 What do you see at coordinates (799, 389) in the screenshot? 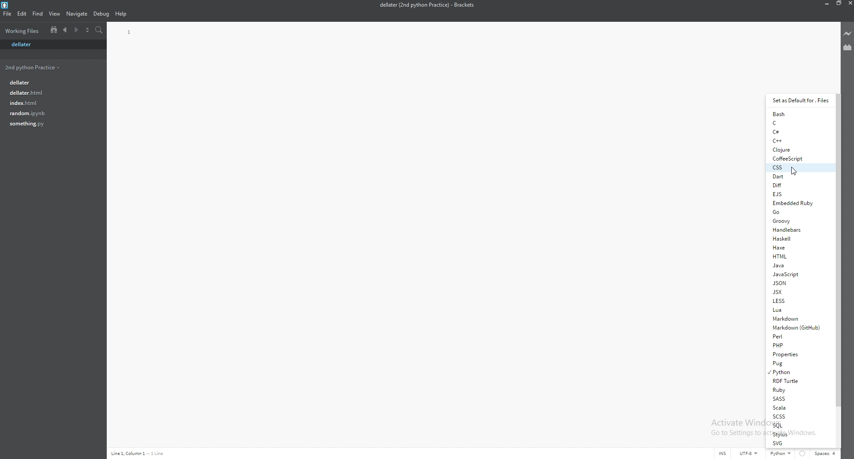
I see `ruby` at bounding box center [799, 389].